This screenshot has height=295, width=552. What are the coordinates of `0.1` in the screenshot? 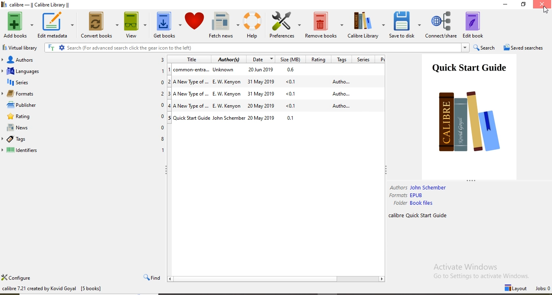 It's located at (293, 117).